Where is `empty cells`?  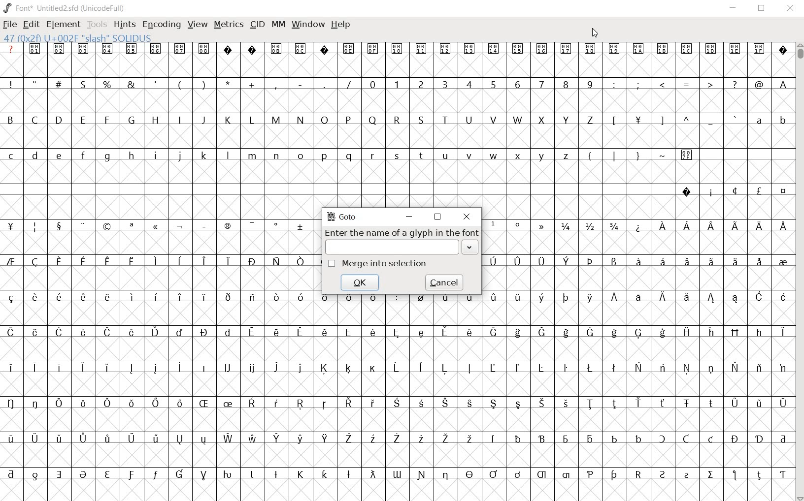
empty cells is located at coordinates (396, 171).